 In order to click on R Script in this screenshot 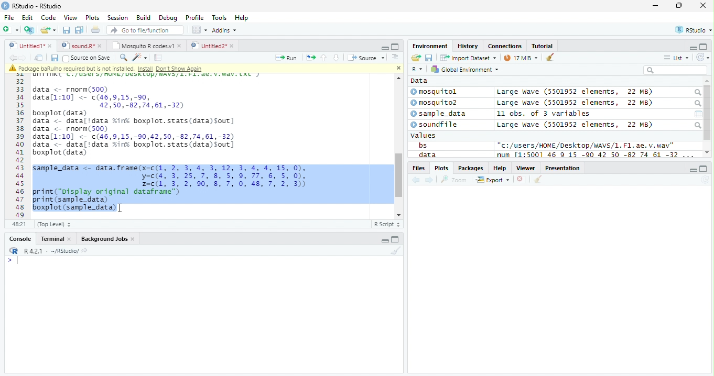, I will do `click(387, 224)`.